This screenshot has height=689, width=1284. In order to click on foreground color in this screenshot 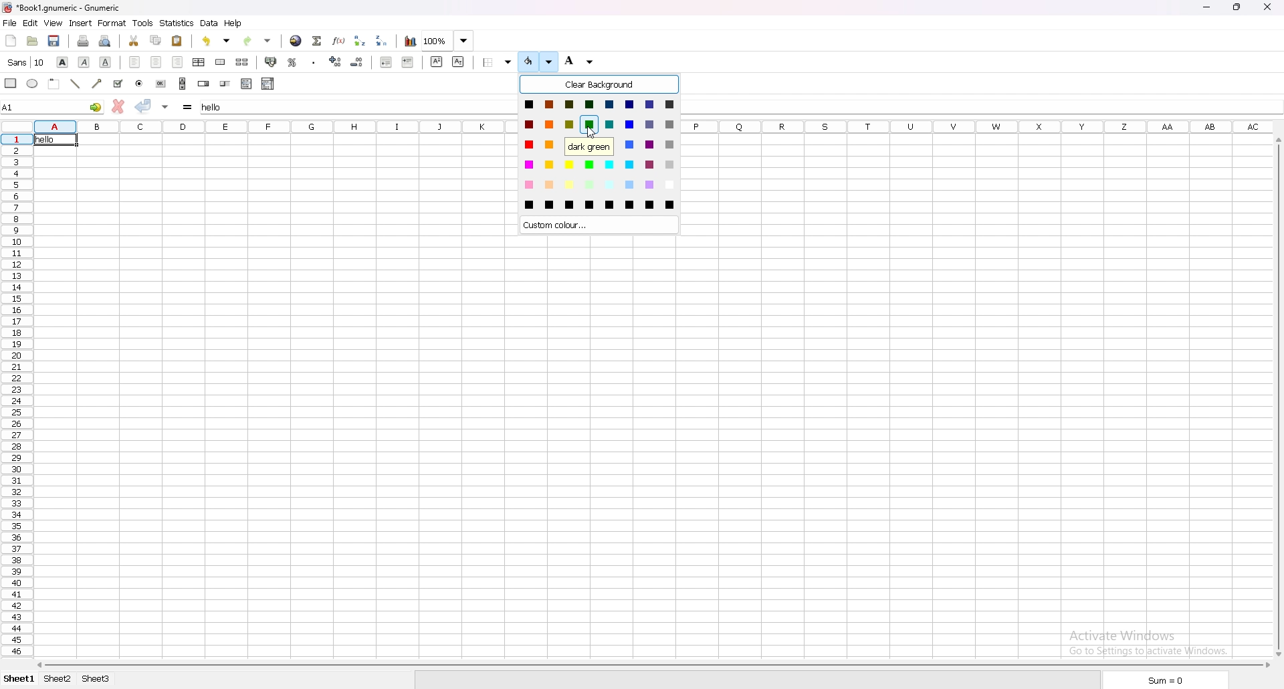, I will do `click(538, 62)`.